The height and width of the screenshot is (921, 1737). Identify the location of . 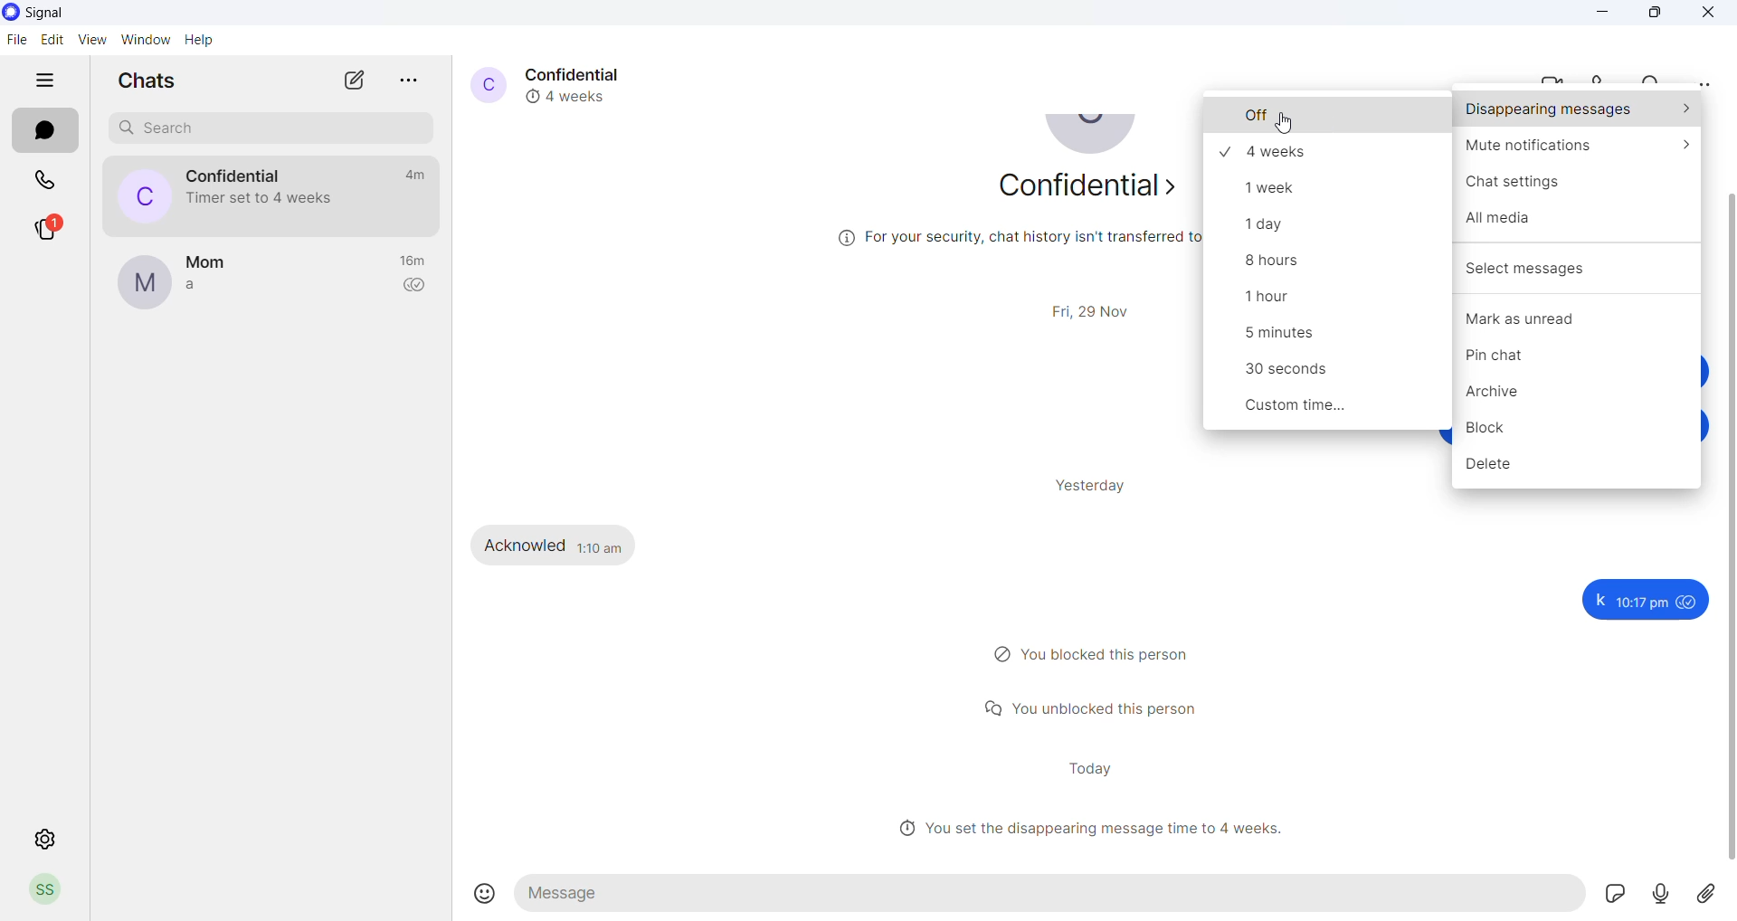
(1642, 600).